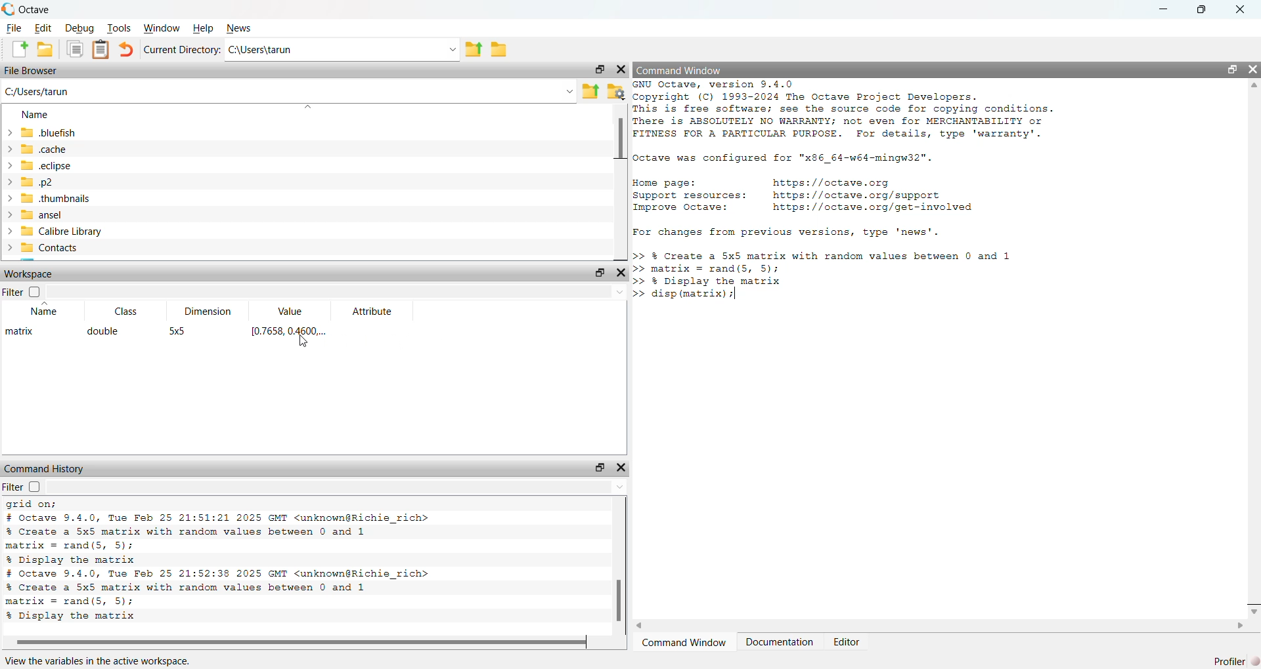 The width and height of the screenshot is (1261, 669). What do you see at coordinates (17, 50) in the screenshot?
I see `add` at bounding box center [17, 50].